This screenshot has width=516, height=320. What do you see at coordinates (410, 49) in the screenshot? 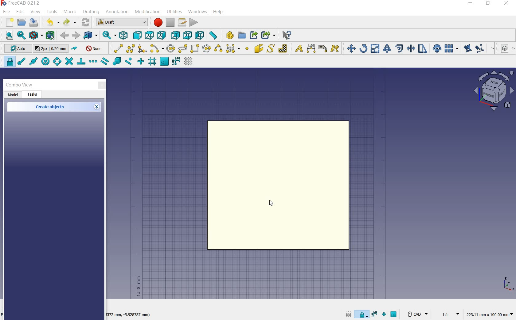
I see `trimex` at bounding box center [410, 49].